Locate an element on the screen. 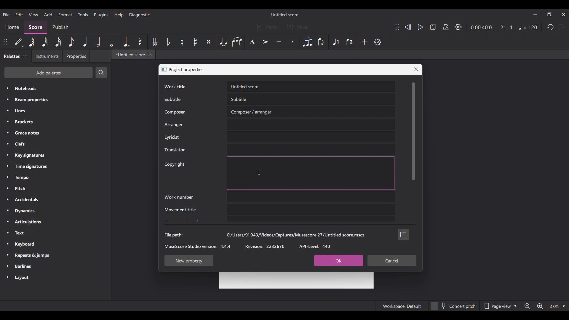 This screenshot has width=569, height=320. Work title is located at coordinates (175, 87).